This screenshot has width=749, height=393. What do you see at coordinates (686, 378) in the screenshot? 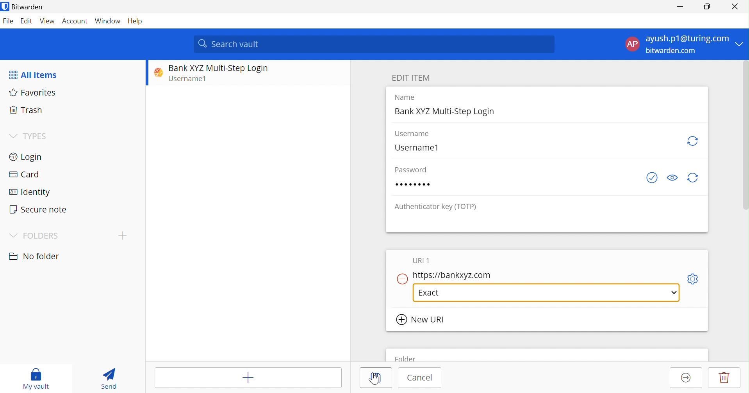
I see `Move to organisation` at bounding box center [686, 378].